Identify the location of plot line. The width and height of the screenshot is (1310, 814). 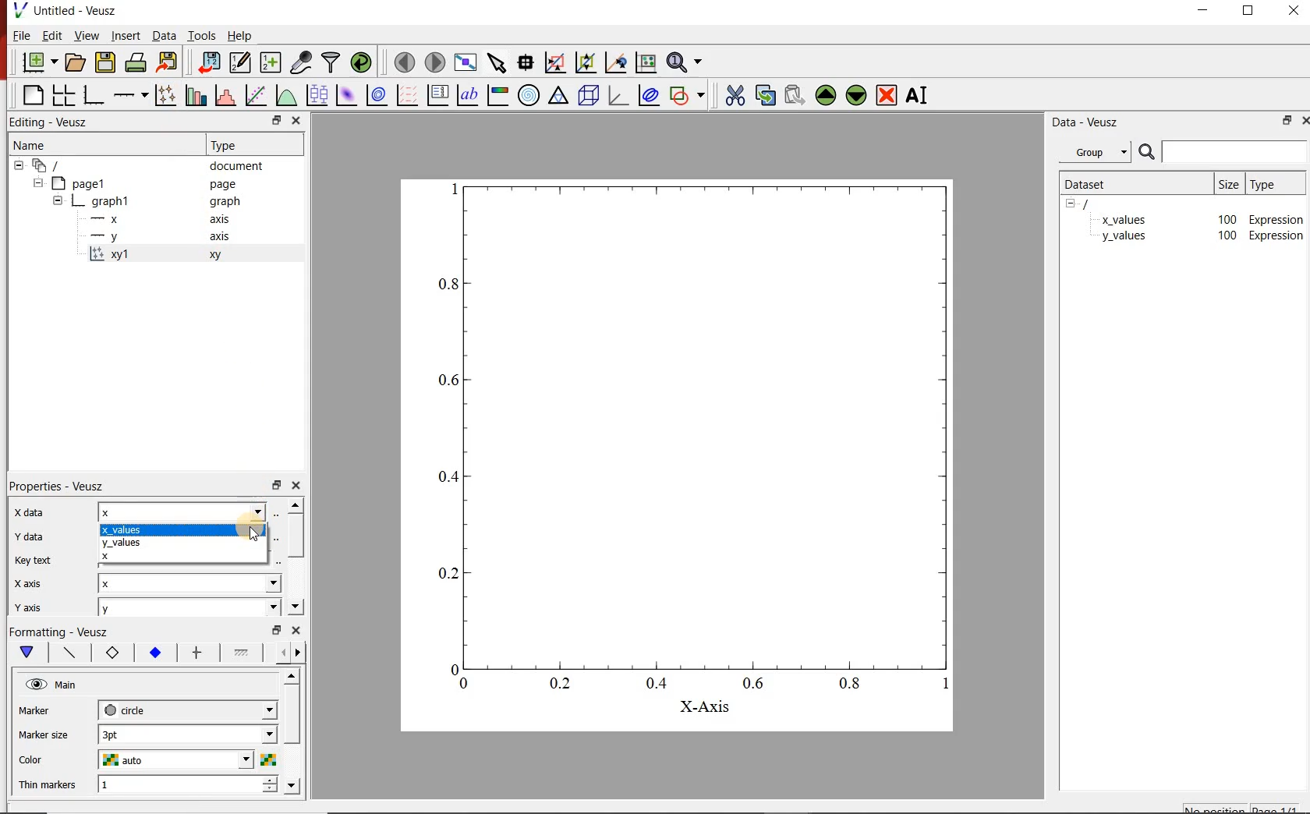
(72, 653).